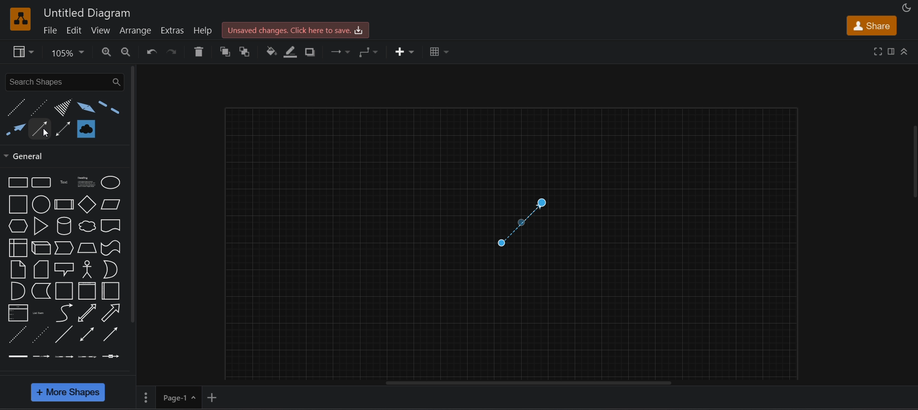  I want to click on 105% - zoom, so click(70, 52).